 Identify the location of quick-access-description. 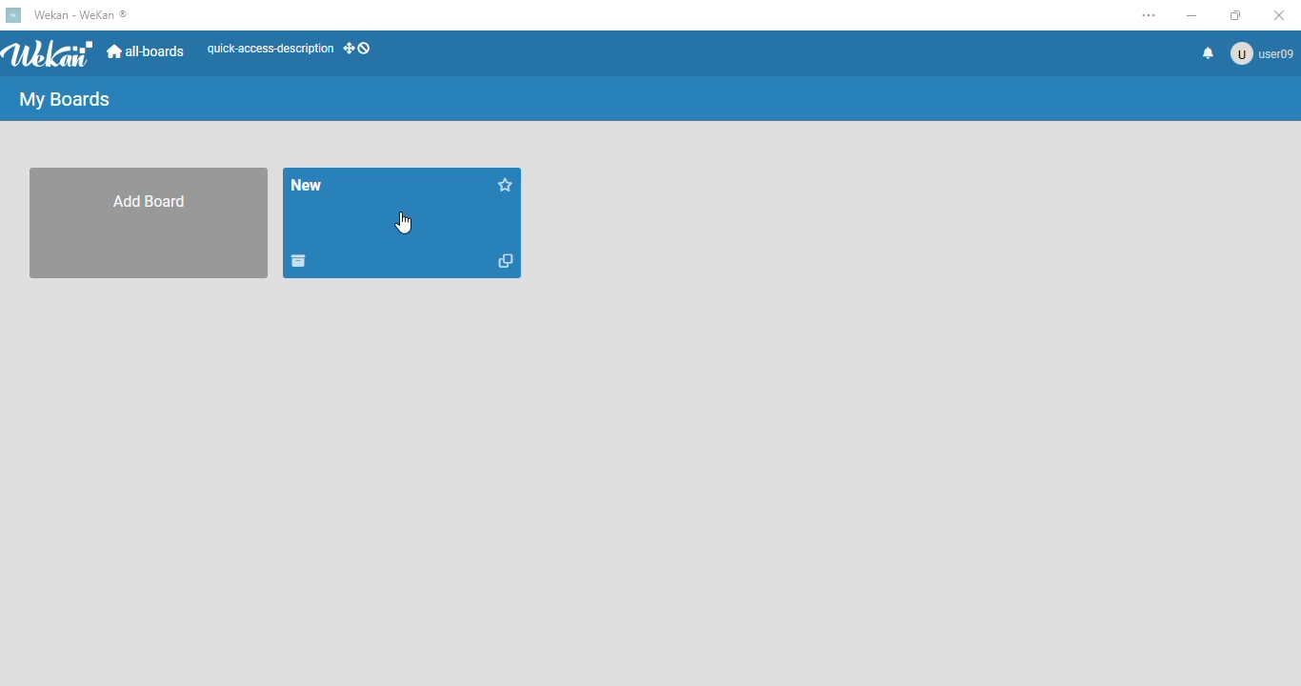
(270, 49).